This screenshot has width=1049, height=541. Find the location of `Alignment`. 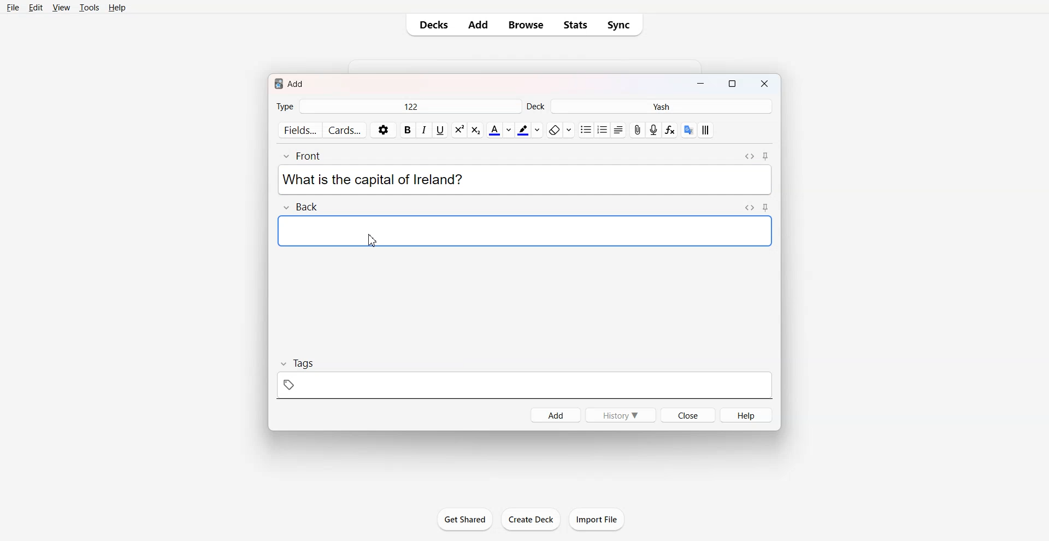

Alignment is located at coordinates (618, 130).